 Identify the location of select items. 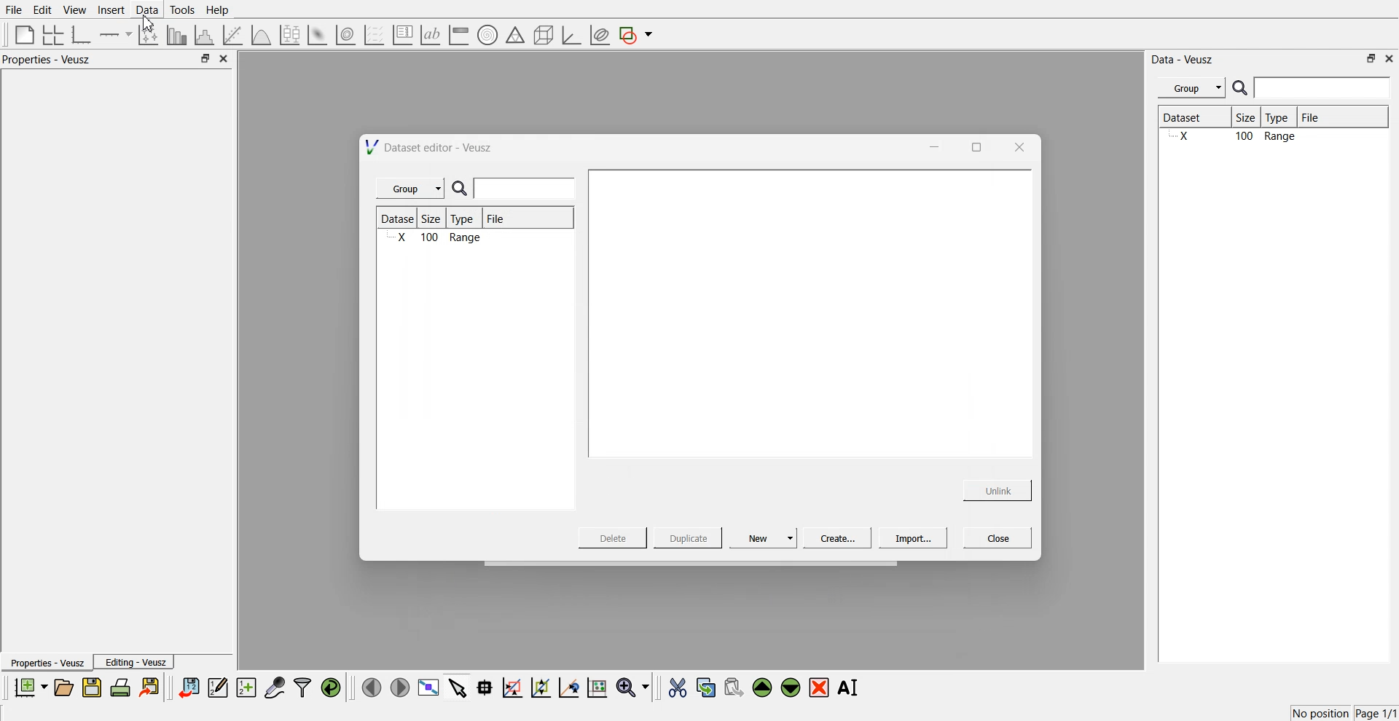
(458, 687).